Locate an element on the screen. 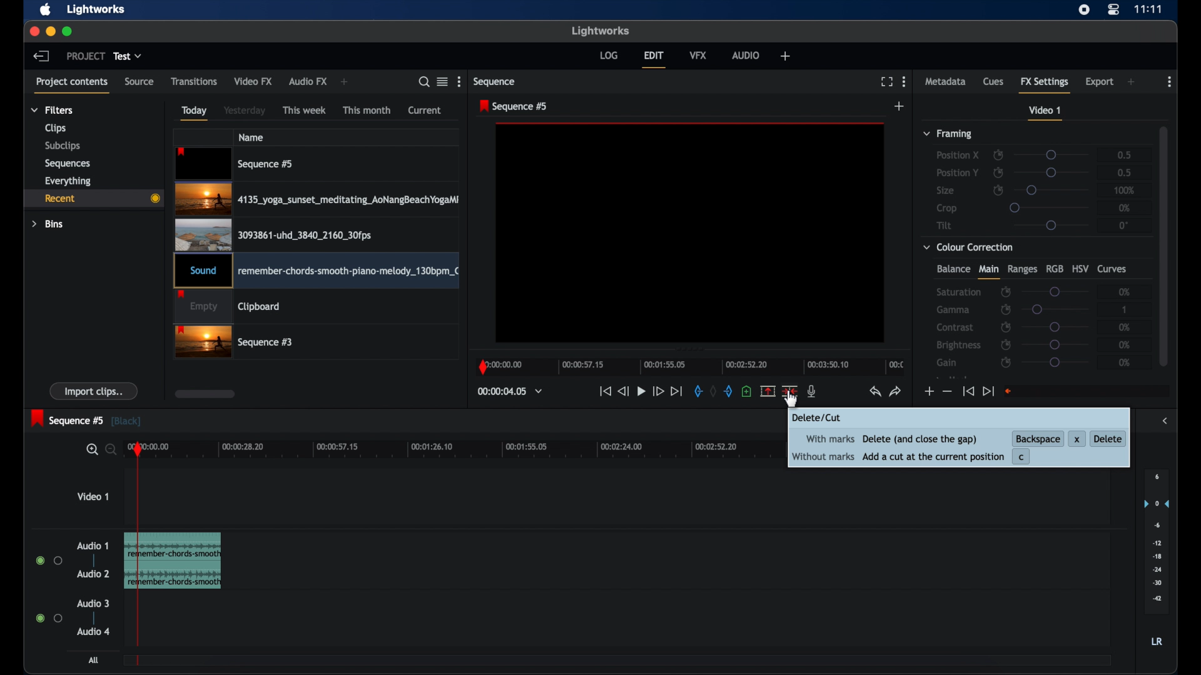  radio buttons is located at coordinates (49, 617).